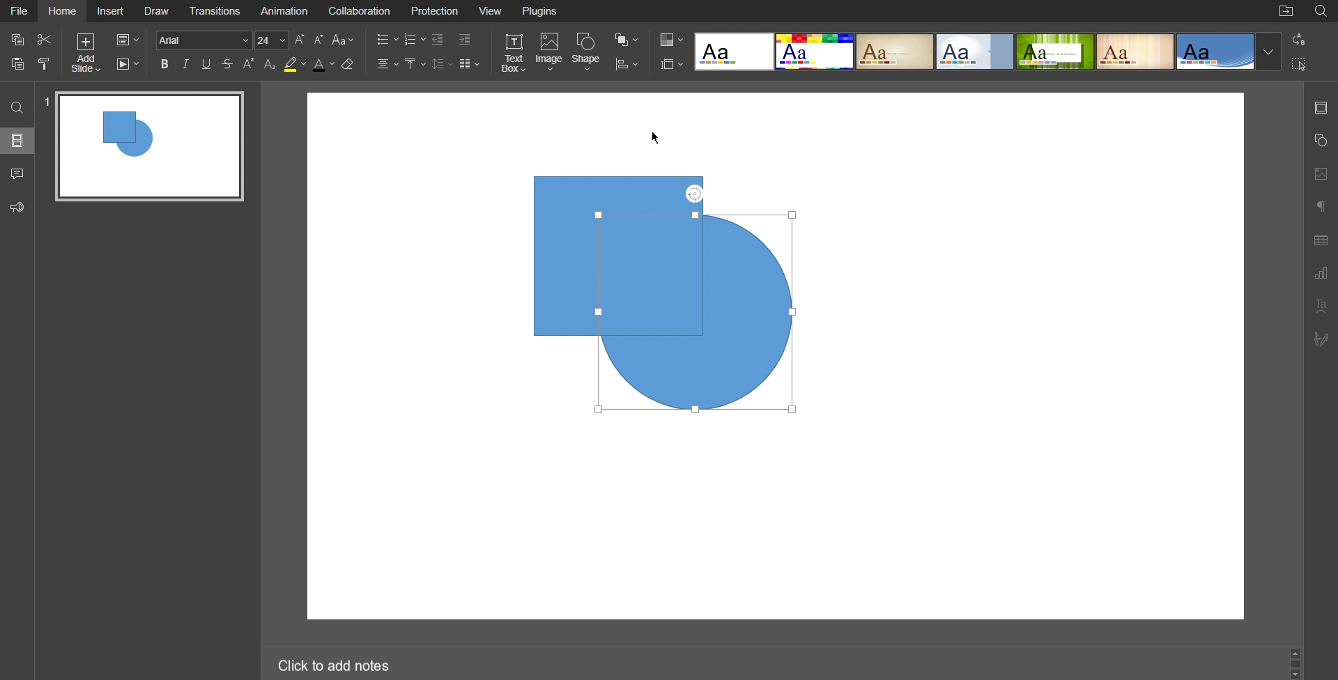 The width and height of the screenshot is (1338, 680). What do you see at coordinates (357, 11) in the screenshot?
I see `Collaboration` at bounding box center [357, 11].